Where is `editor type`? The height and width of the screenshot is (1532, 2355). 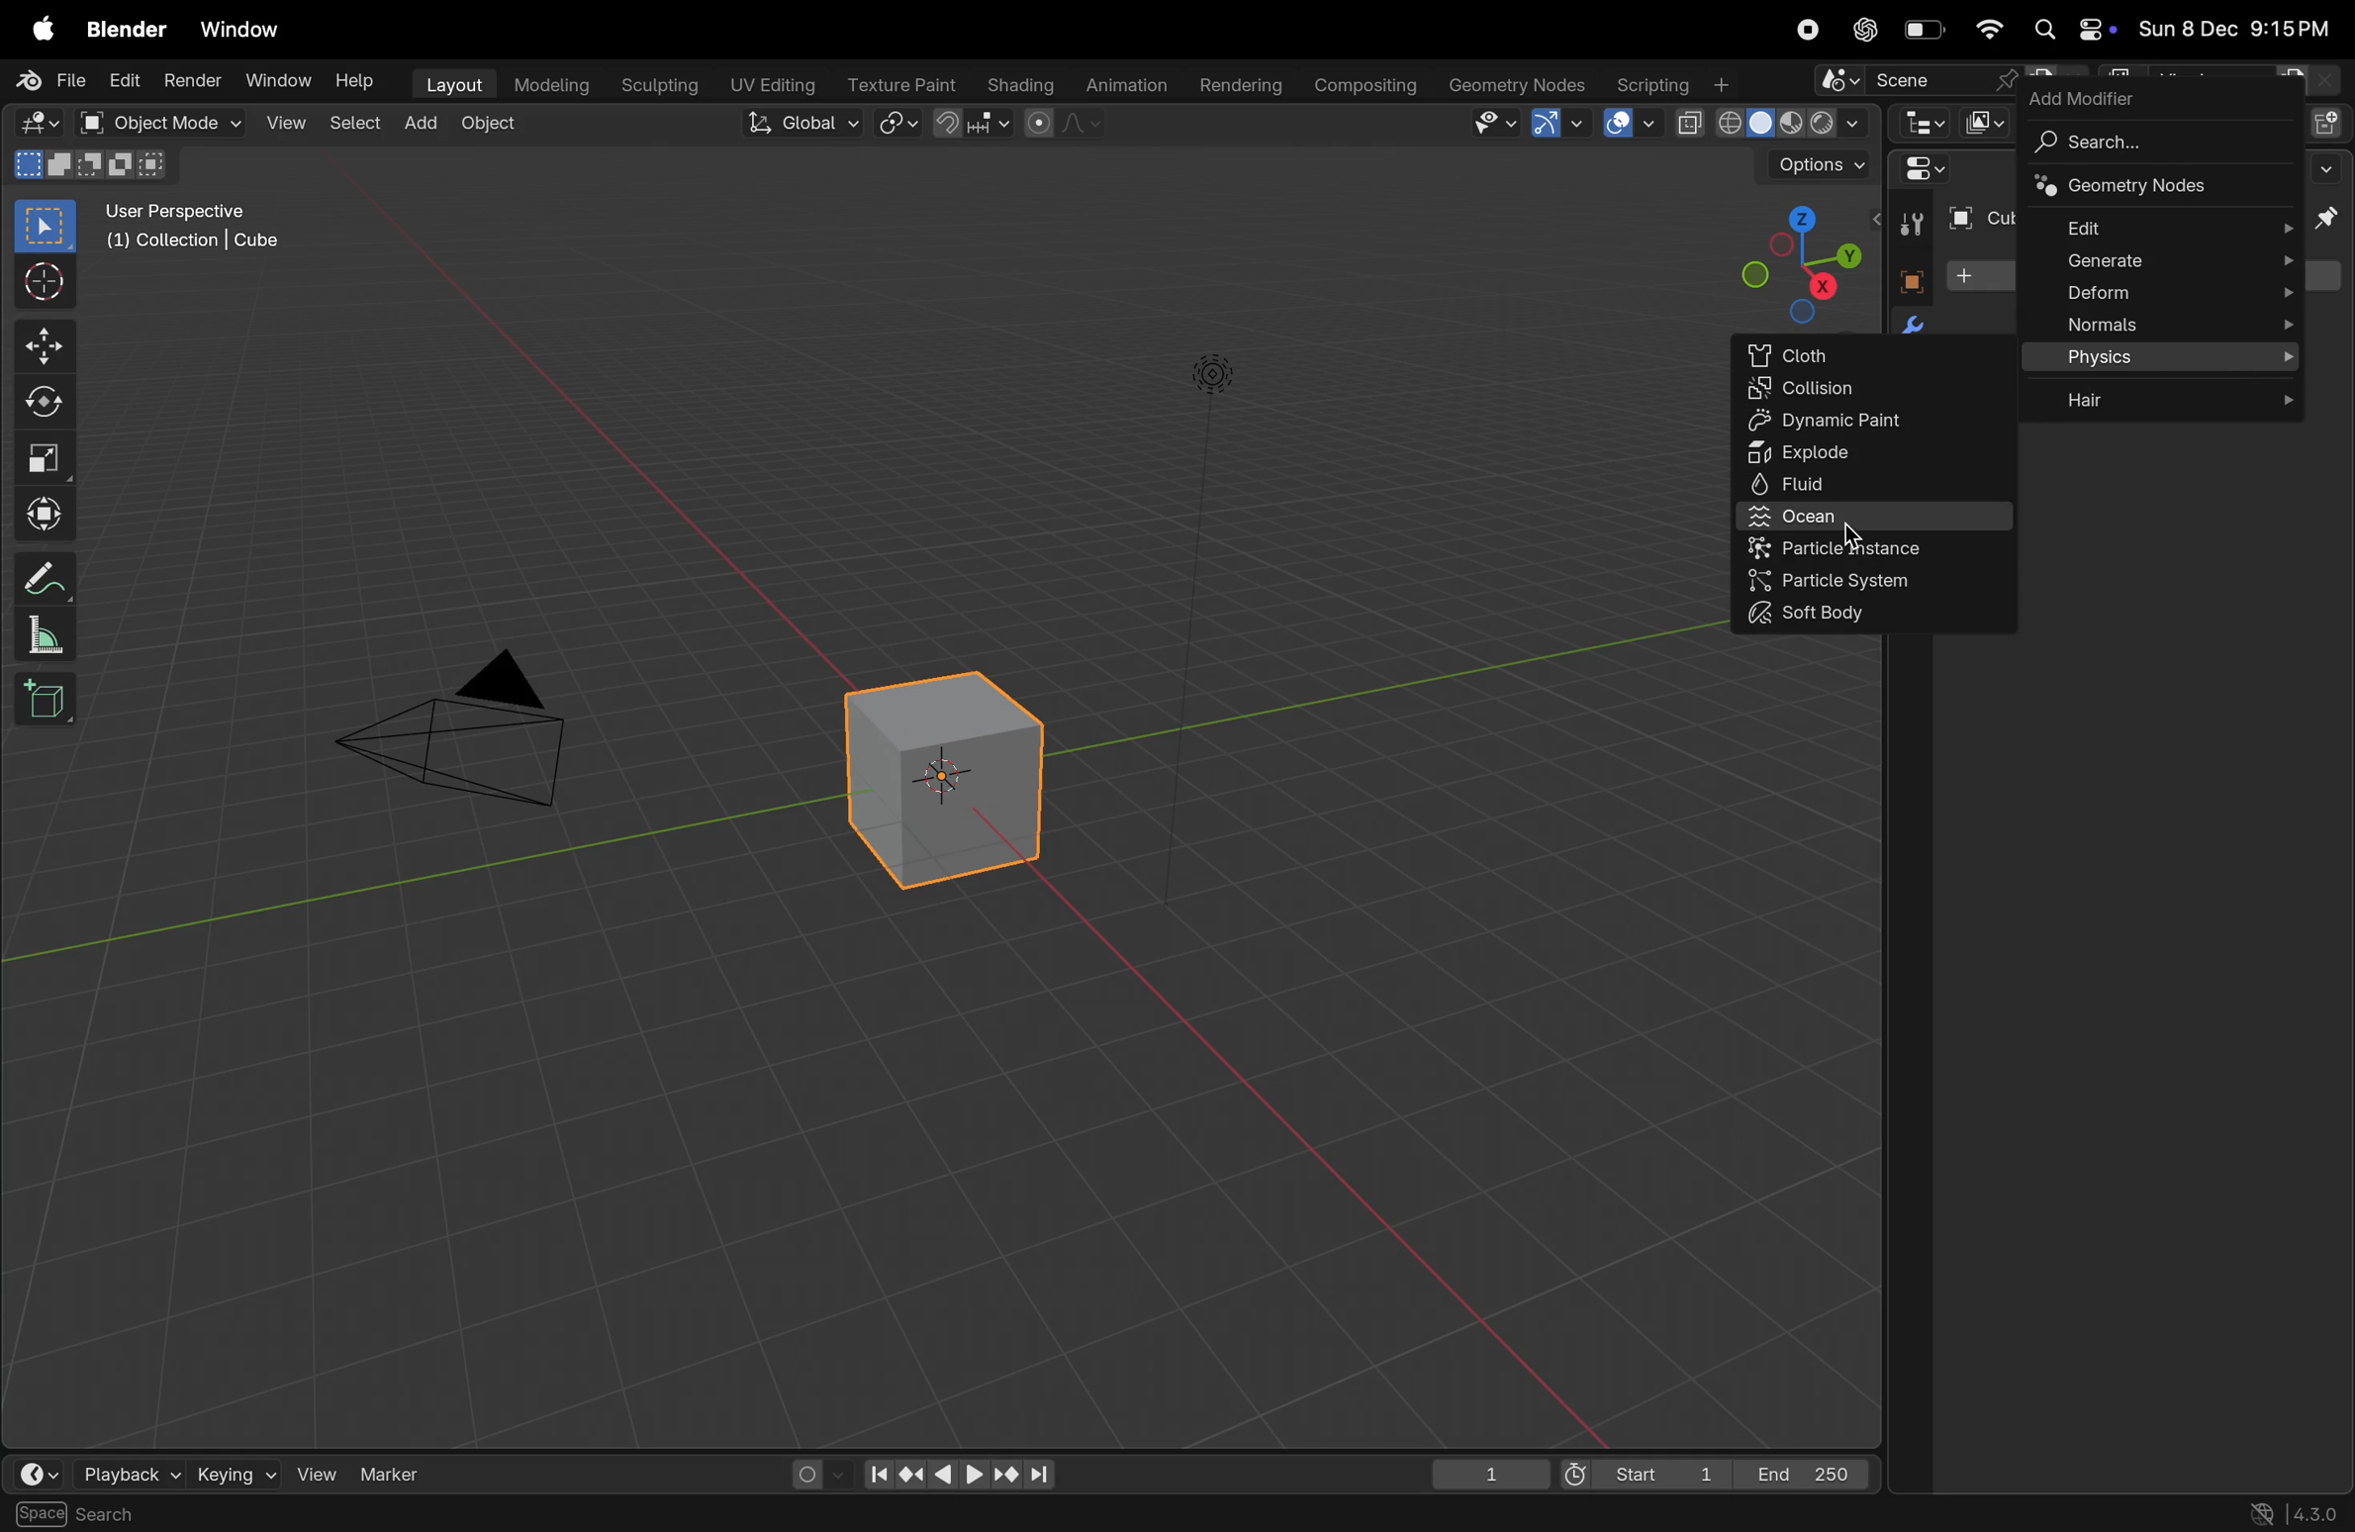
editor type is located at coordinates (1919, 123).